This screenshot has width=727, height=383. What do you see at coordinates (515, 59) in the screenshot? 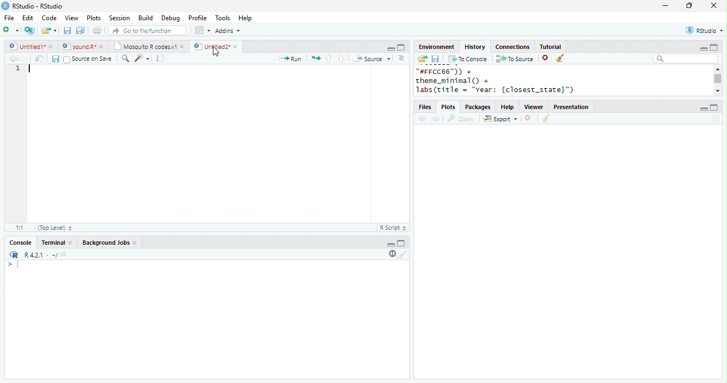
I see `To Source` at bounding box center [515, 59].